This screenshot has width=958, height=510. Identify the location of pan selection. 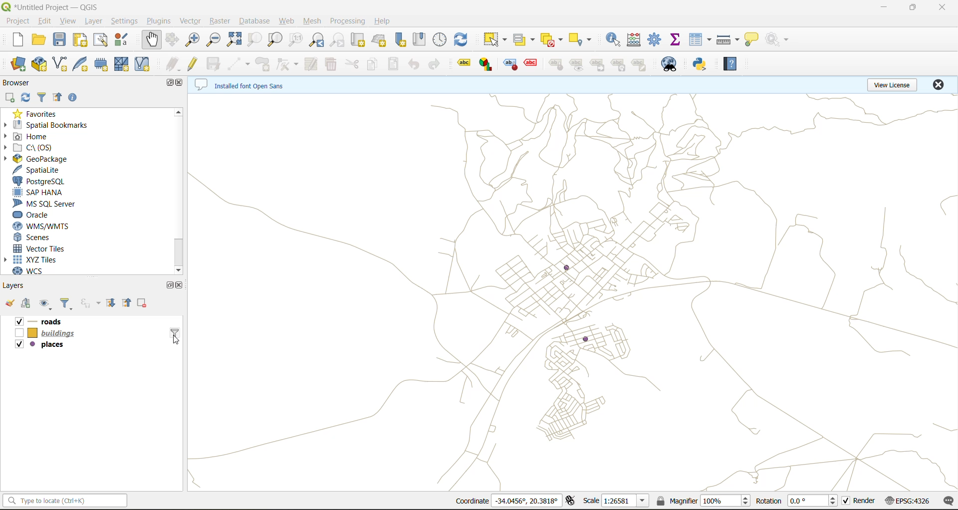
(171, 41).